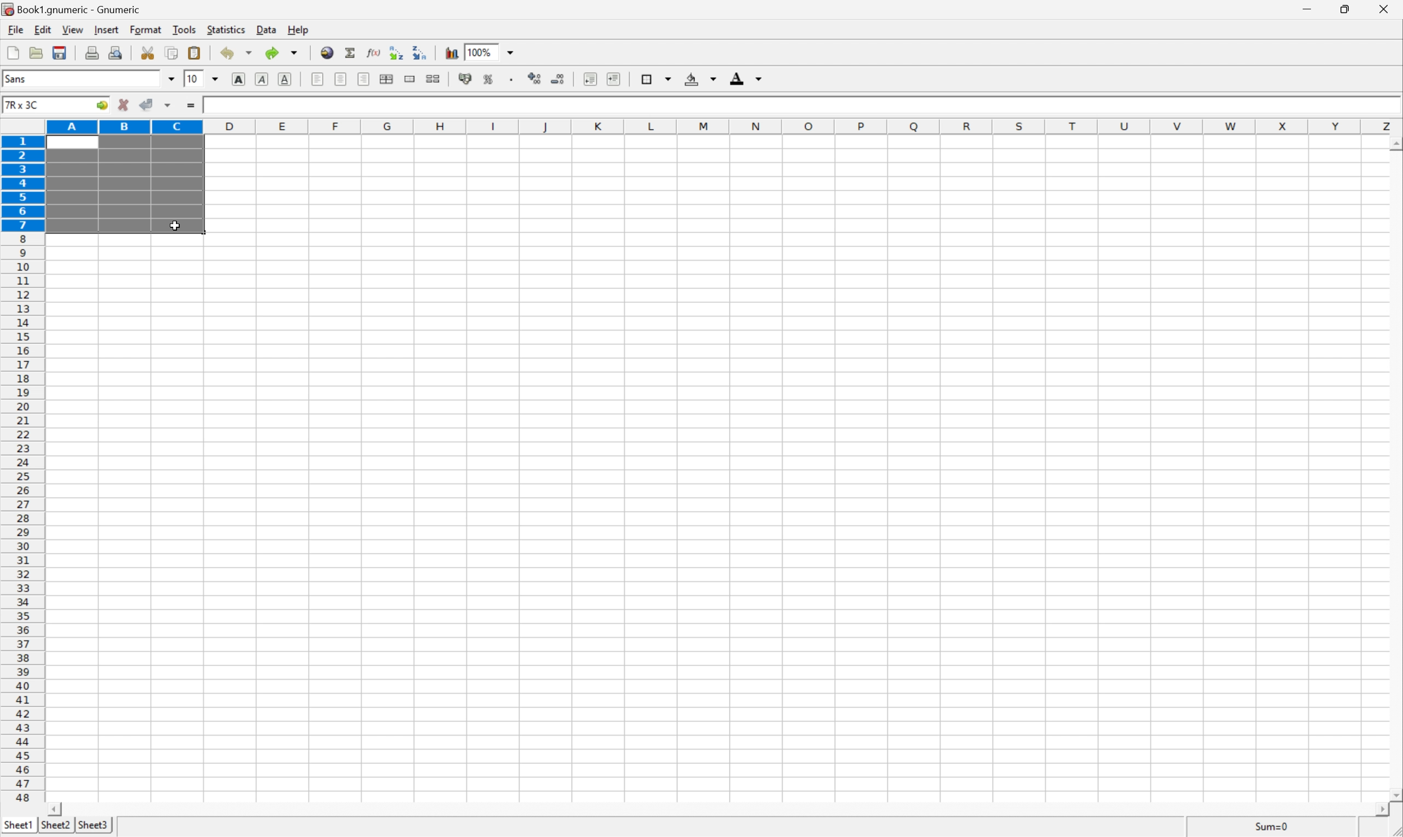 The width and height of the screenshot is (1403, 837). Describe the element at coordinates (746, 77) in the screenshot. I see `foreground color` at that location.